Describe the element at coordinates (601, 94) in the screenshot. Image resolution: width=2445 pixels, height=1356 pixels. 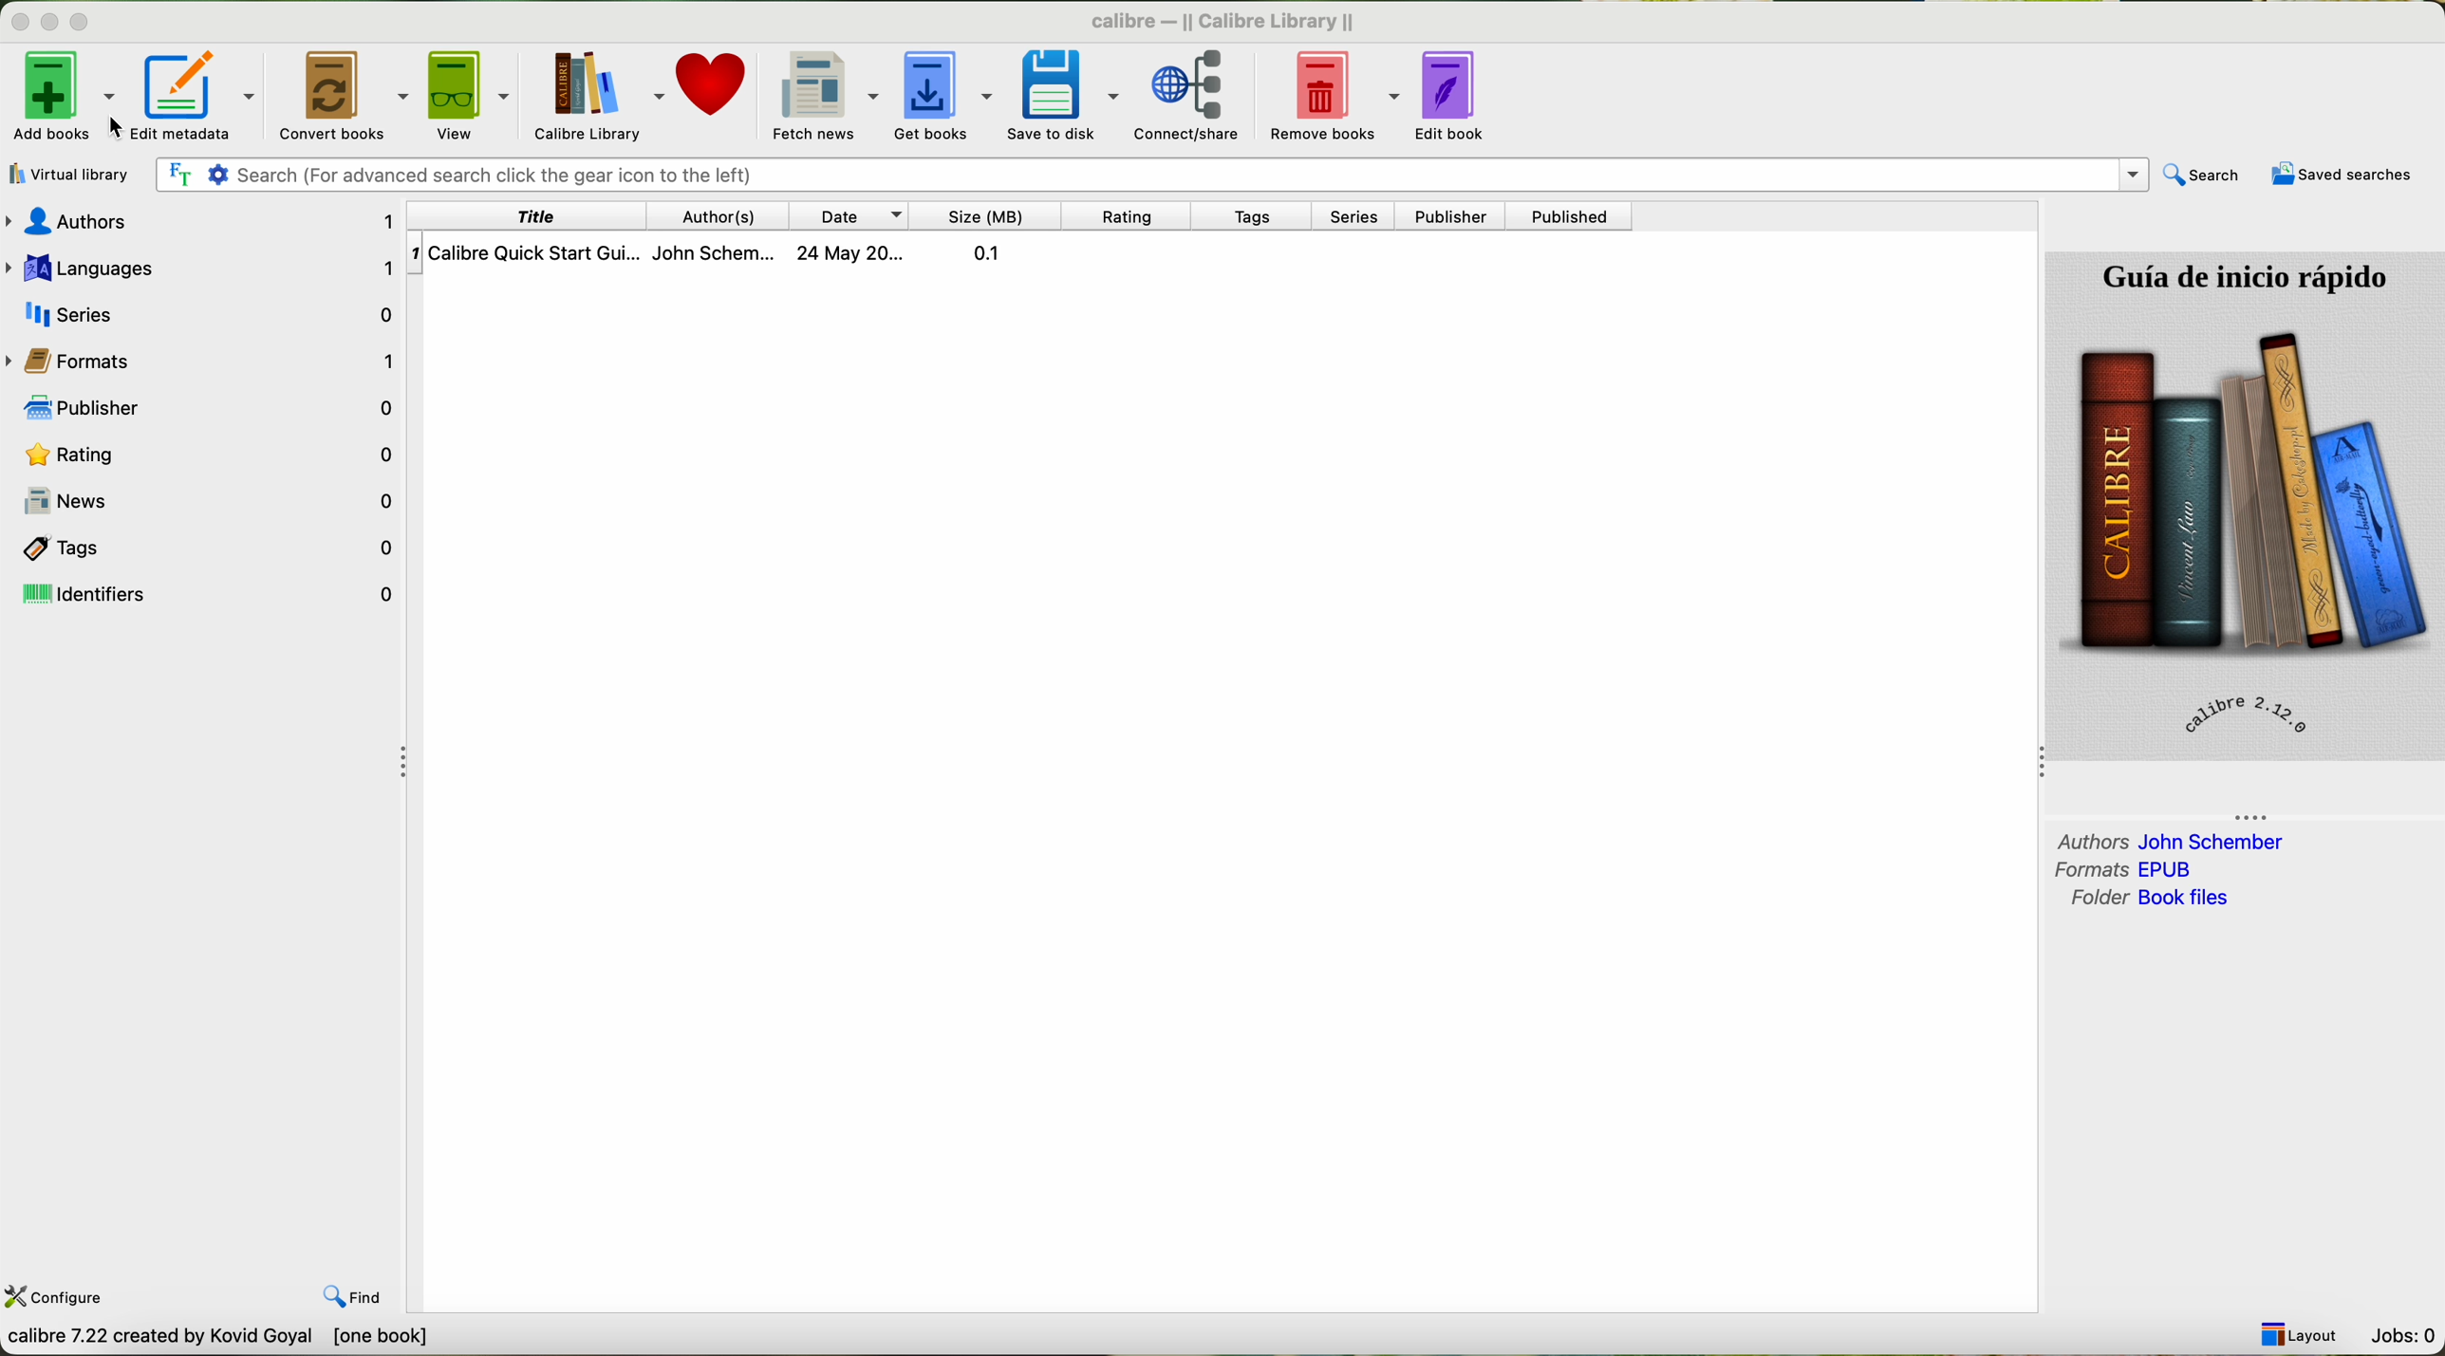
I see `Calibre library` at that location.